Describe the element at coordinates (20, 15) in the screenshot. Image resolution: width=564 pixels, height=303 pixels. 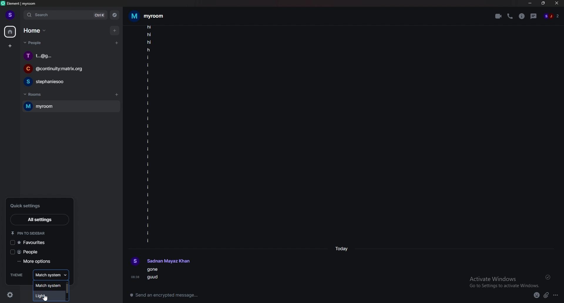
I see `expand` at that location.